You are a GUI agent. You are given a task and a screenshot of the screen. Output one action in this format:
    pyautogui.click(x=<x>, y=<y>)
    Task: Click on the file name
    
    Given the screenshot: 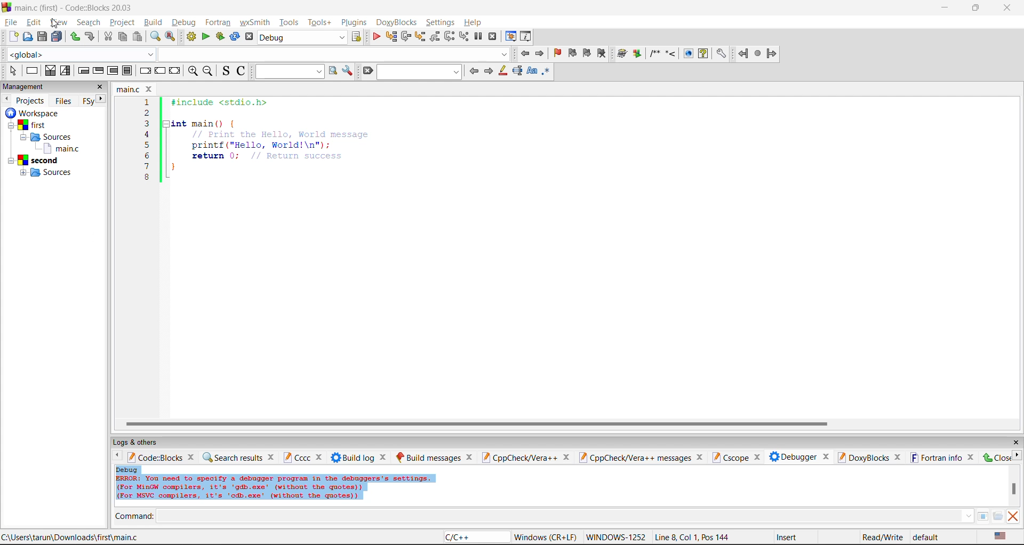 What is the action you would take?
    pyautogui.click(x=133, y=89)
    